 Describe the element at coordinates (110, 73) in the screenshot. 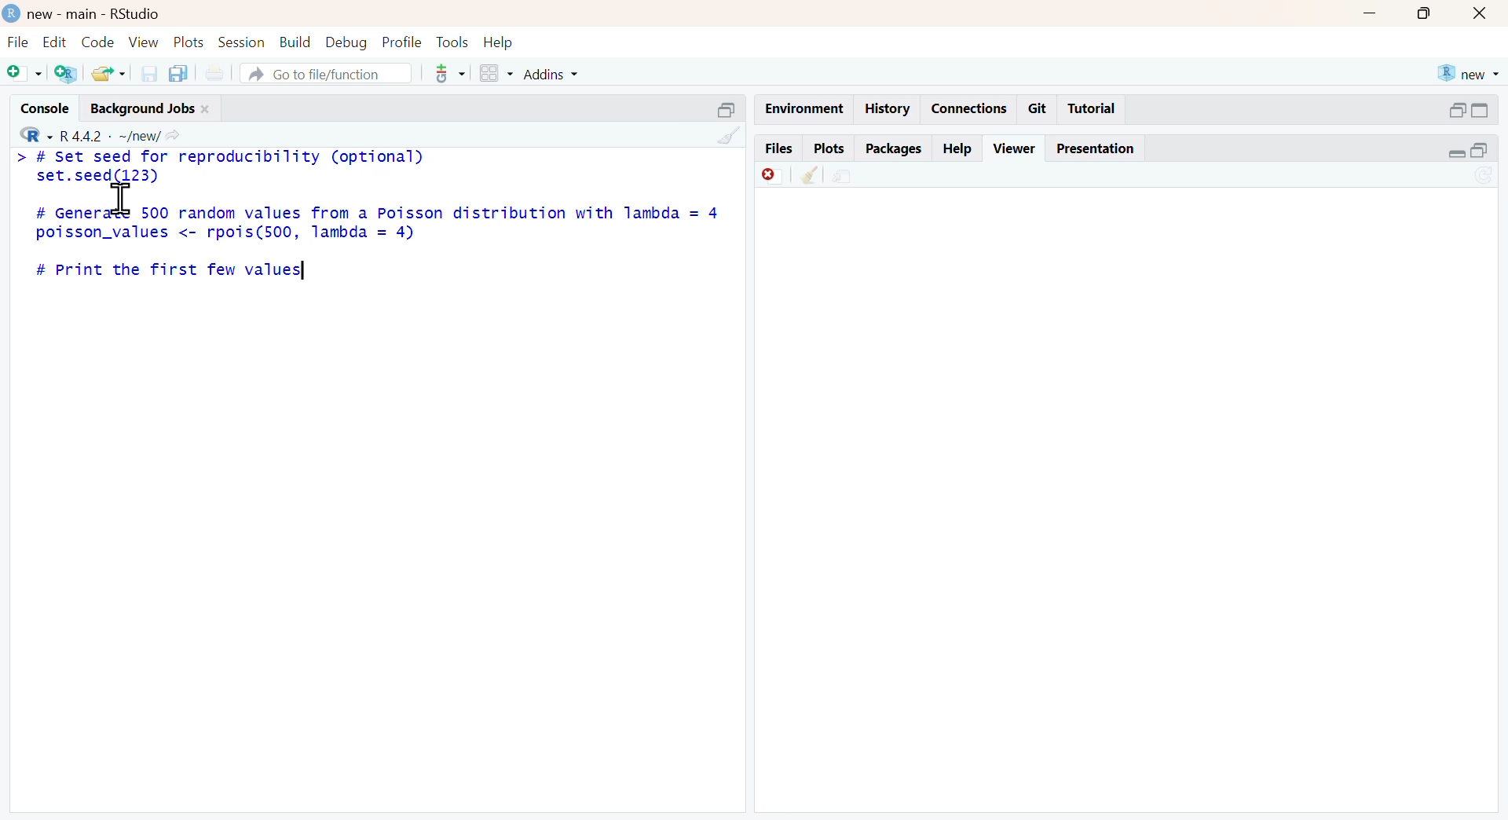

I see `share folder as` at that location.